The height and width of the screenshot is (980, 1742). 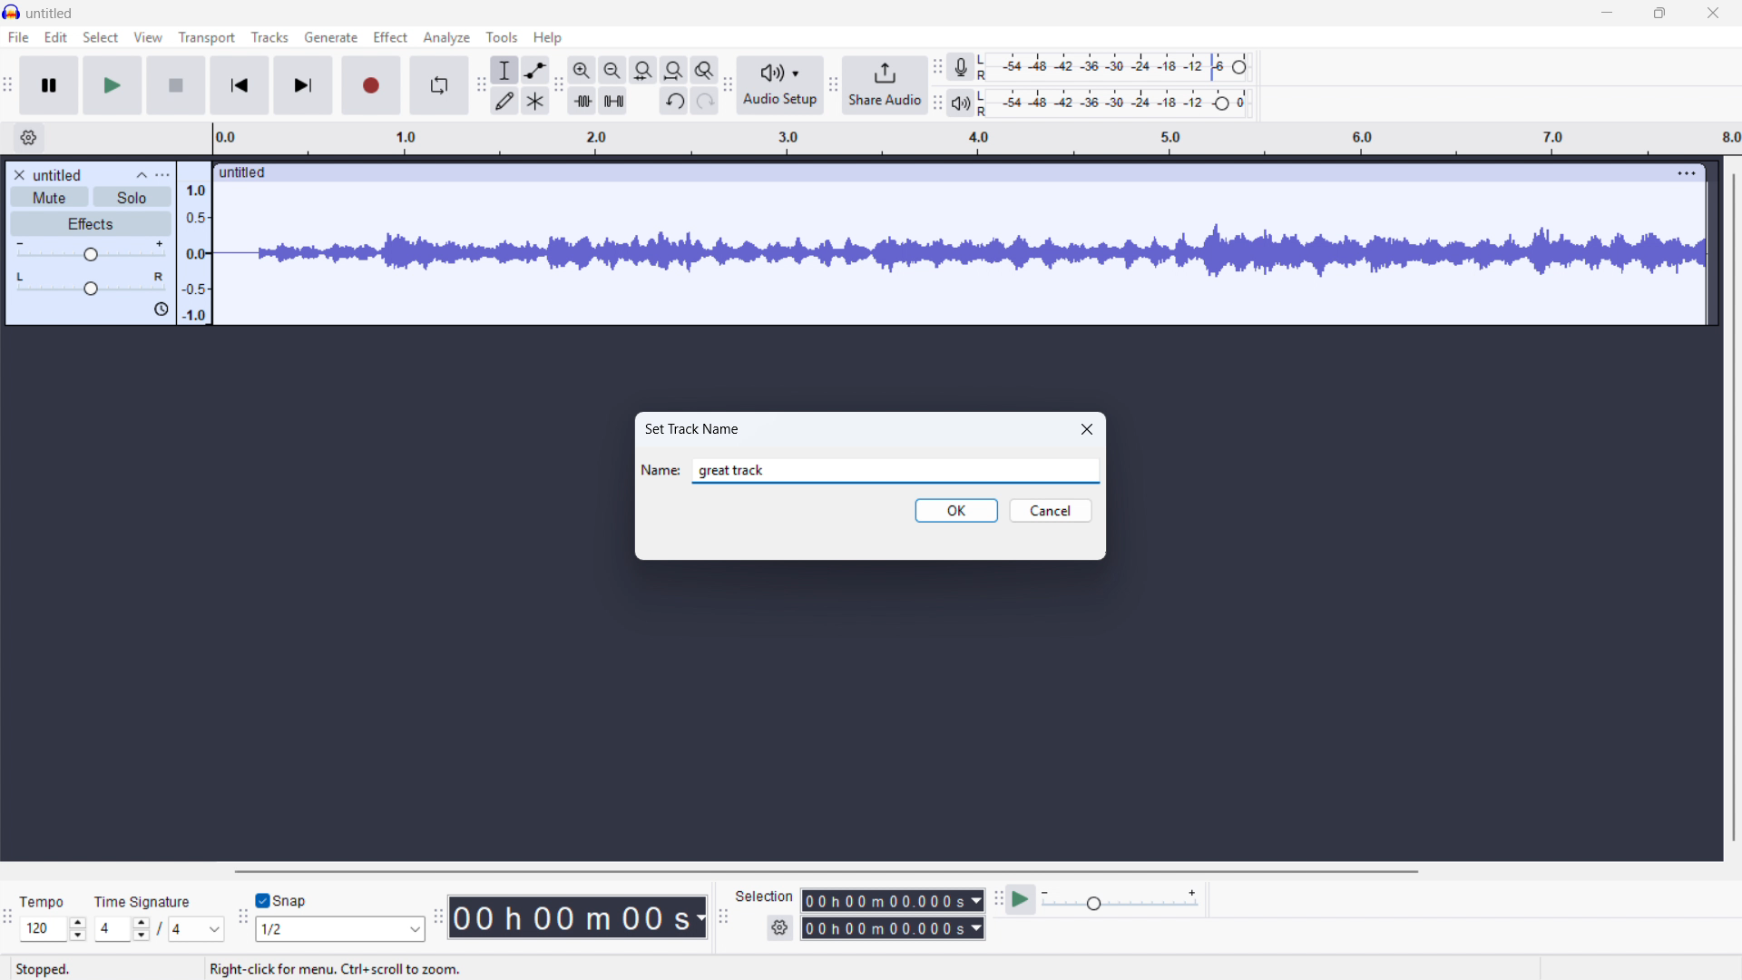 I want to click on mute , so click(x=49, y=197).